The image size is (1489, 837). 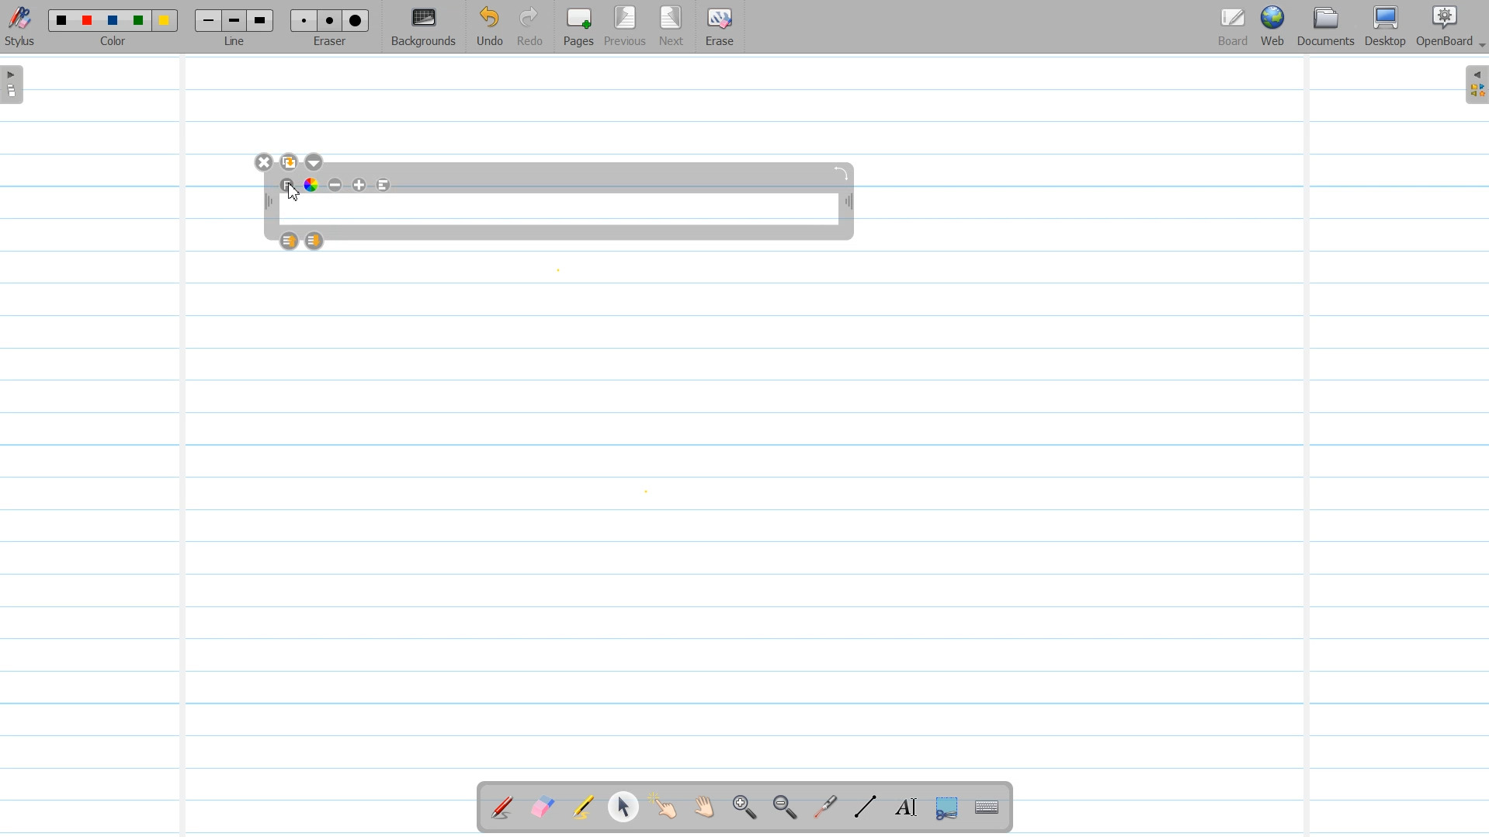 I want to click on Close Window, so click(x=265, y=162).